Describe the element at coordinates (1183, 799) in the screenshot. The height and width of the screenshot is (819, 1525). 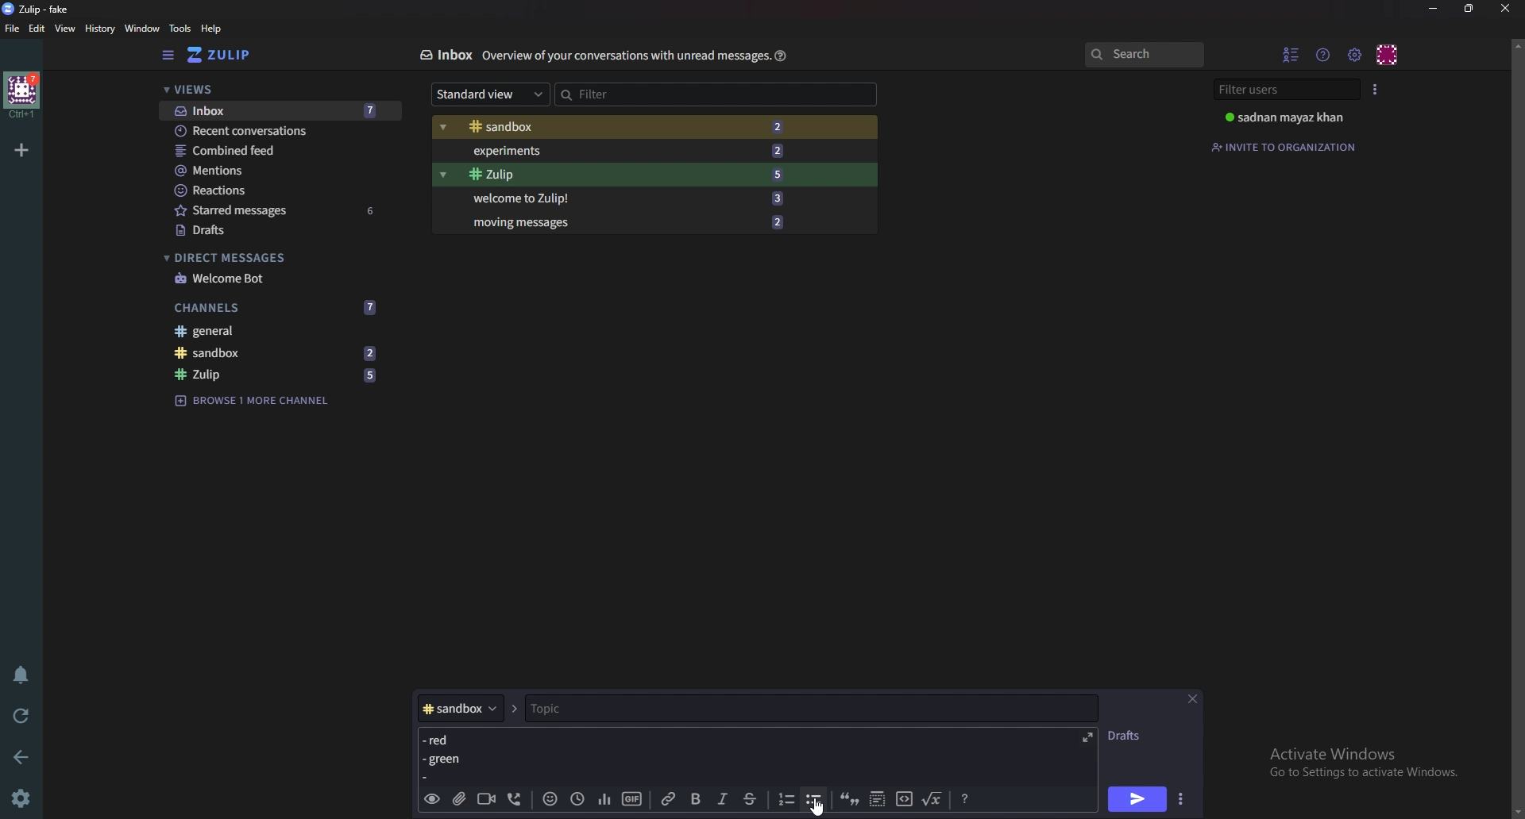
I see `Send options` at that location.